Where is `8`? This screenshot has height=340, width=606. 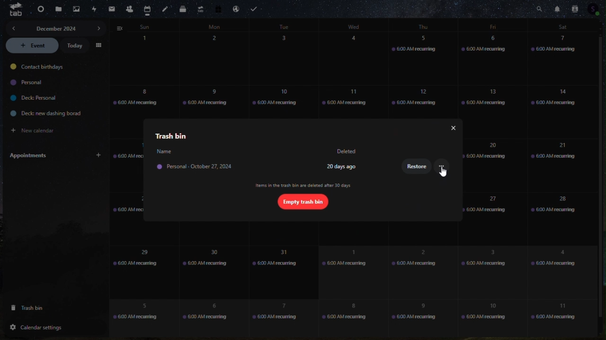
8 is located at coordinates (135, 100).